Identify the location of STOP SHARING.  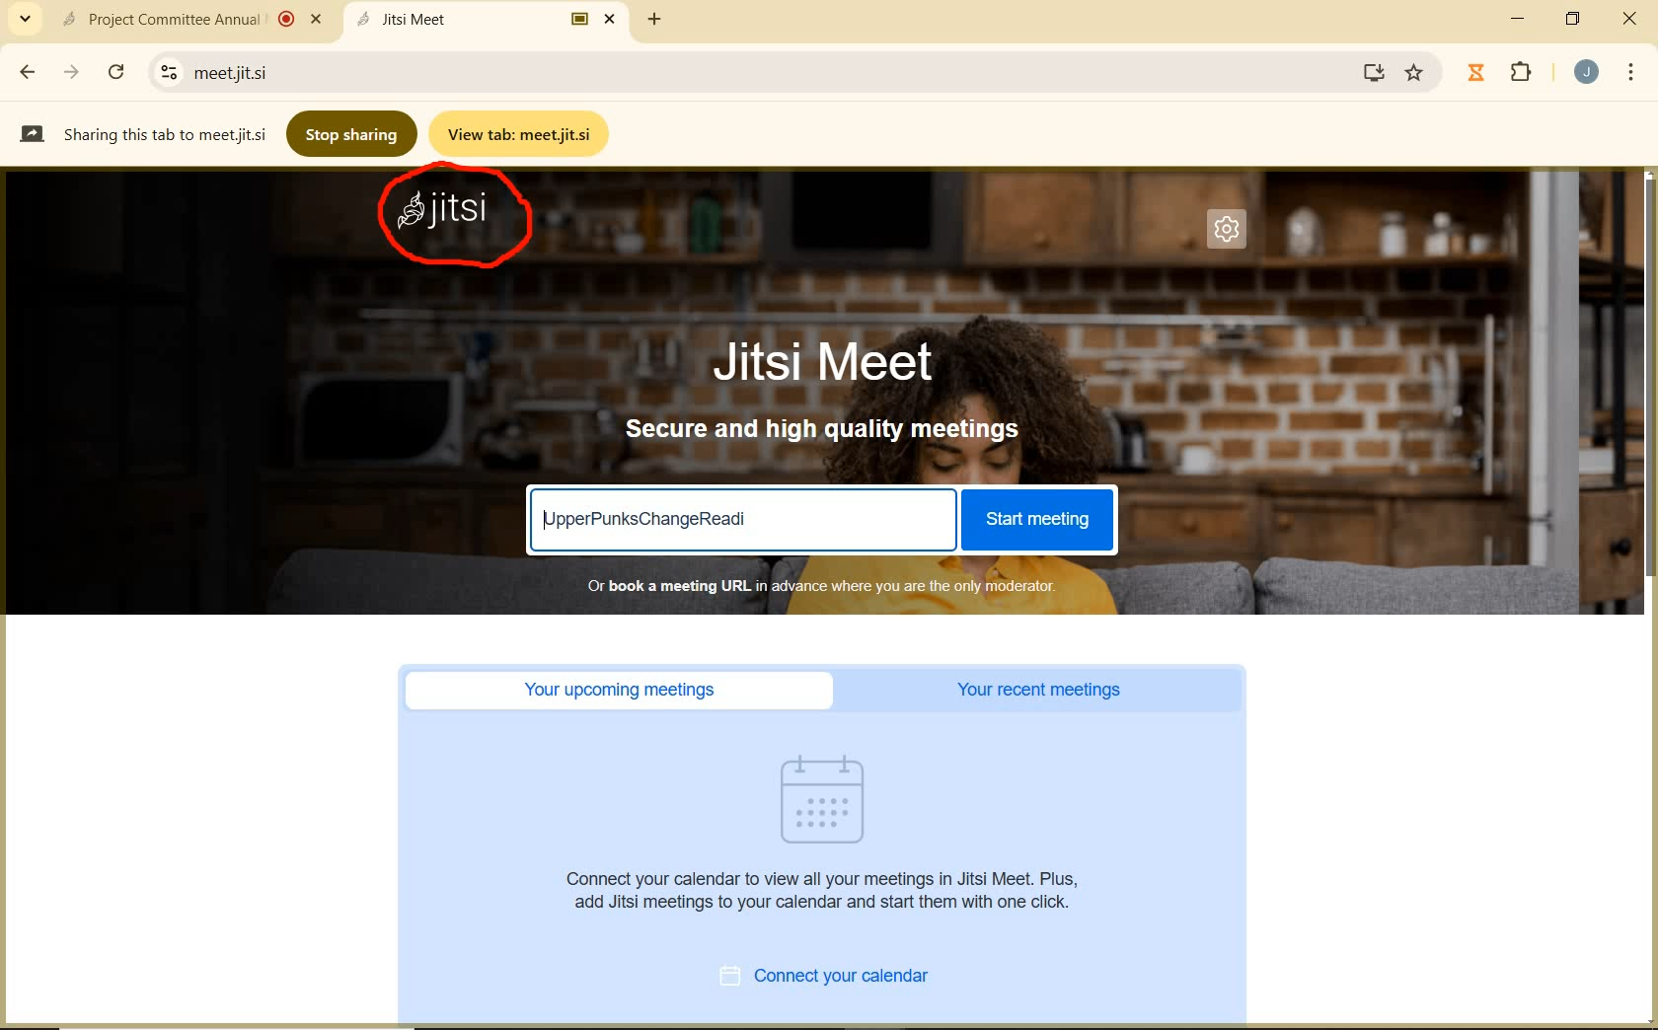
(353, 132).